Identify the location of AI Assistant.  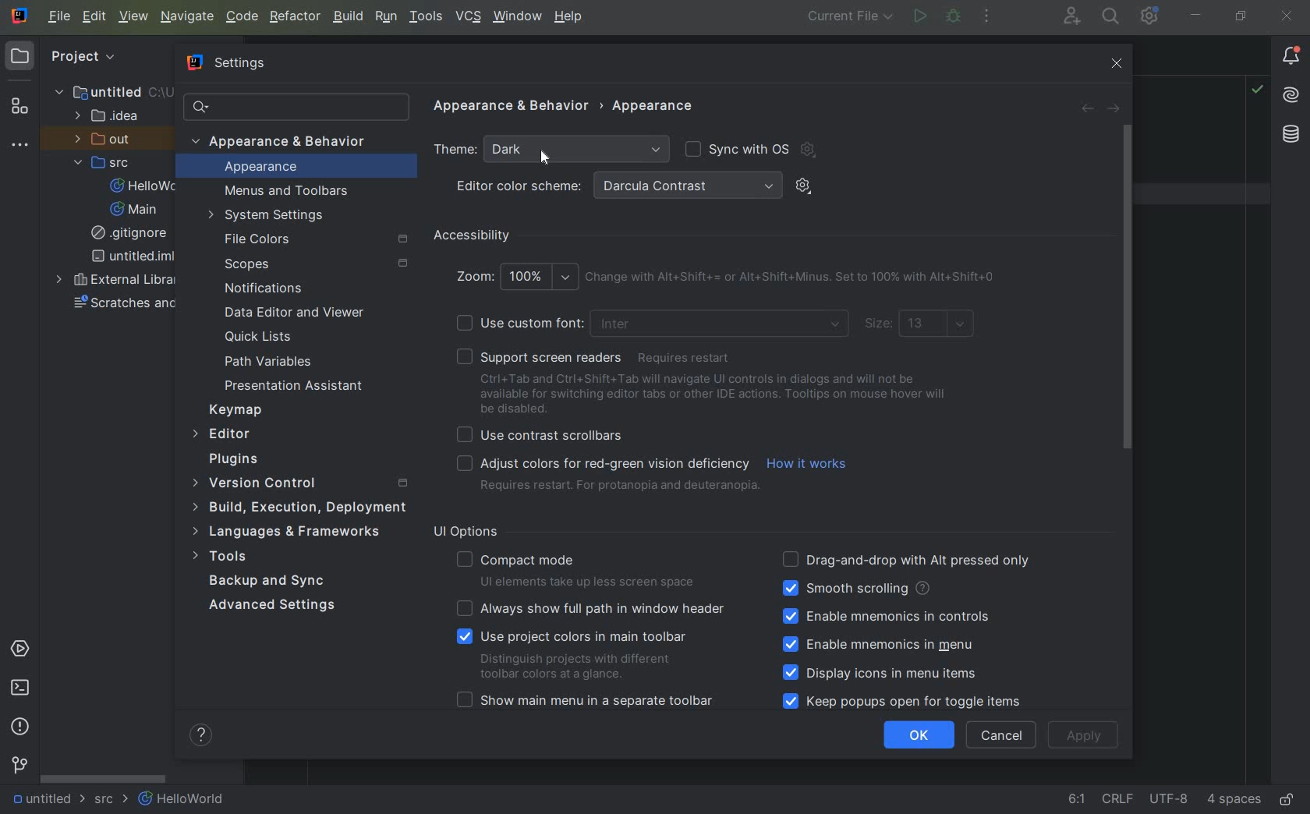
(1291, 95).